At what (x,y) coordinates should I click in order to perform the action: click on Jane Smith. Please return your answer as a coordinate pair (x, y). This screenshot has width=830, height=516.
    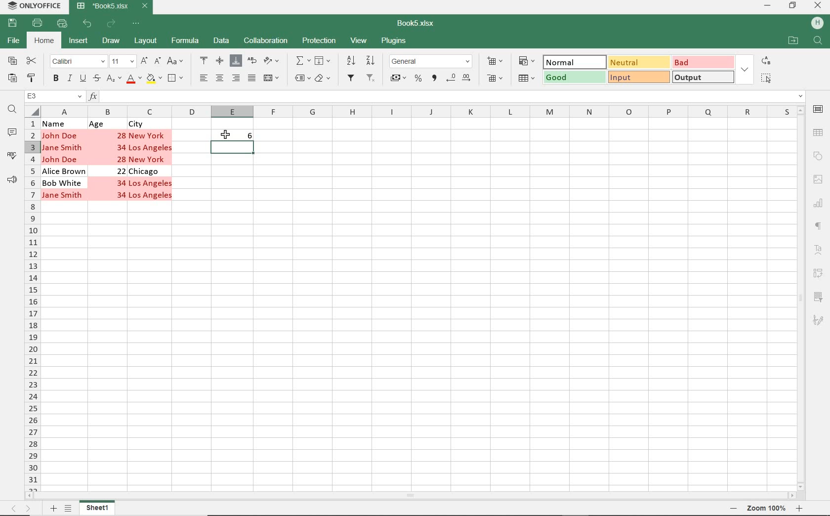
    Looking at the image, I should click on (64, 147).